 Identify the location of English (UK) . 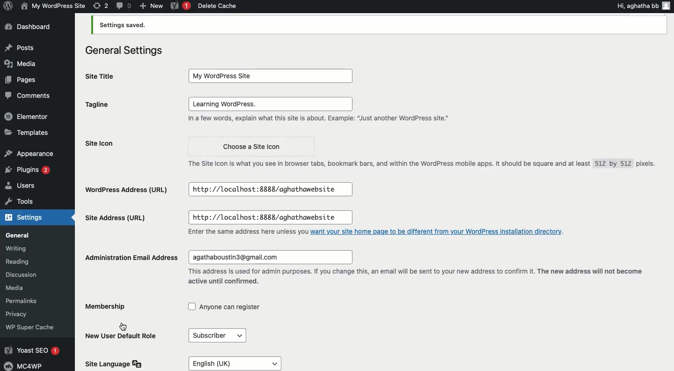
(260, 362).